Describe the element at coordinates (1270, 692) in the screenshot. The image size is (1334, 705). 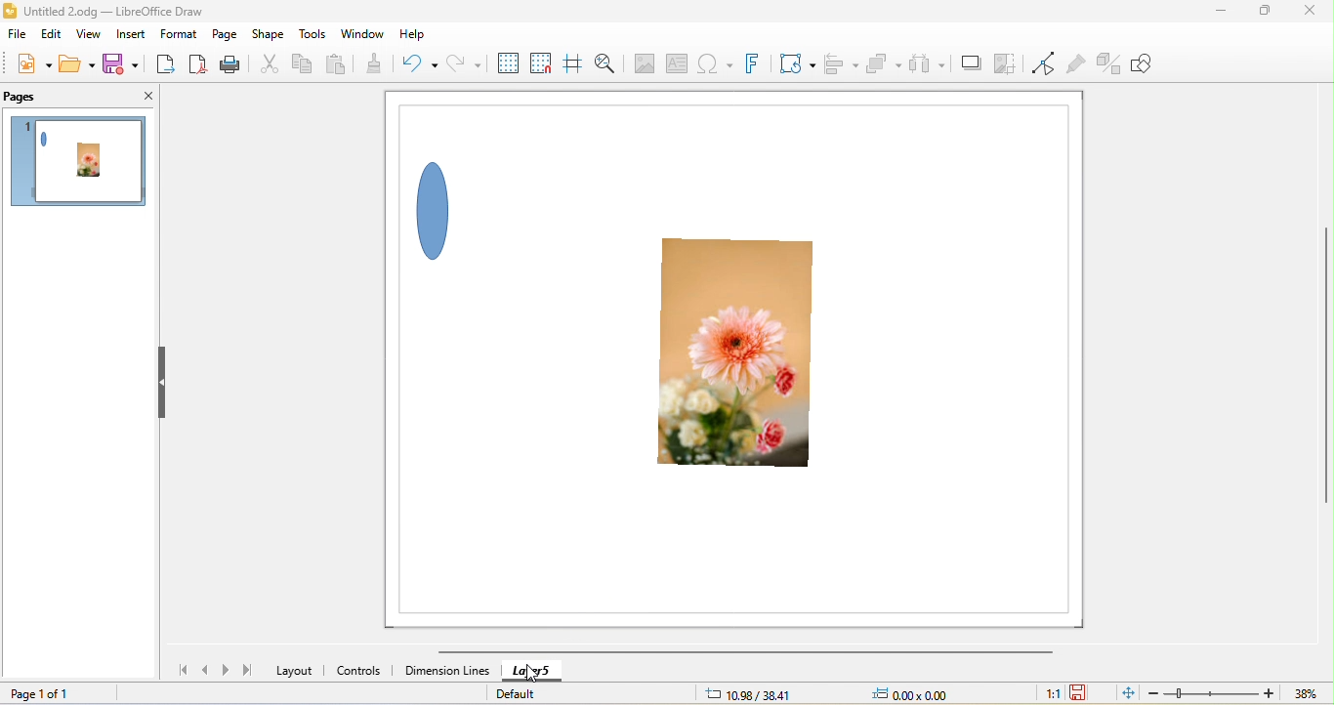
I see `zoom in` at that location.